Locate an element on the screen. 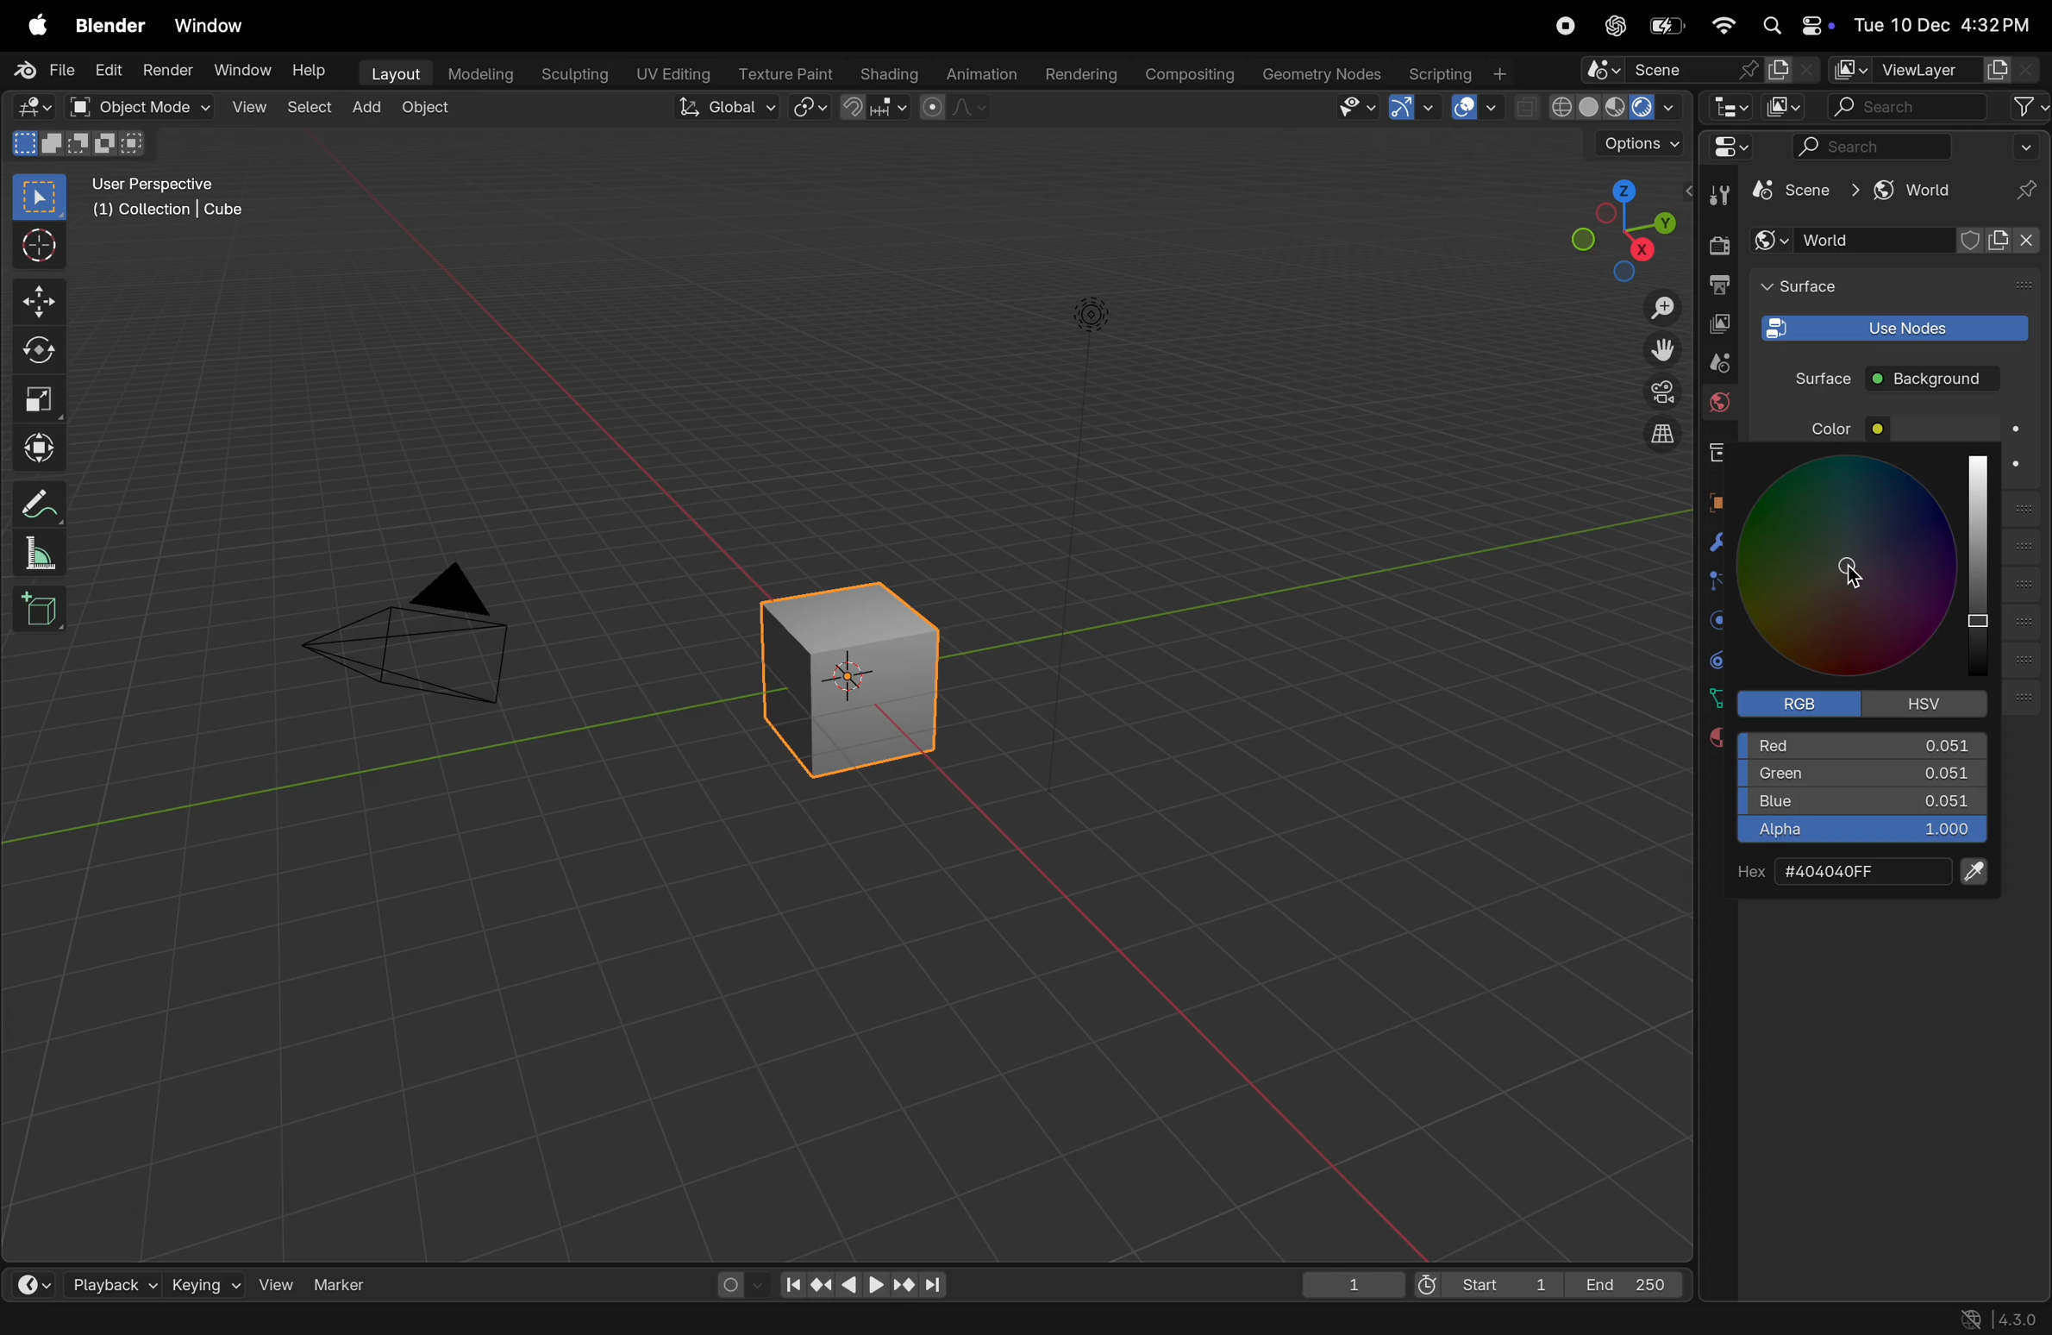  view point is located at coordinates (1620, 228).